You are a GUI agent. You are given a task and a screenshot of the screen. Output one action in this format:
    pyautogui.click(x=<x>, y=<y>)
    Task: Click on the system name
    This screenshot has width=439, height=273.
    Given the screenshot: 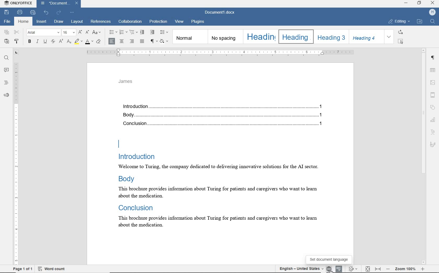 What is the action you would take?
    pyautogui.click(x=18, y=4)
    